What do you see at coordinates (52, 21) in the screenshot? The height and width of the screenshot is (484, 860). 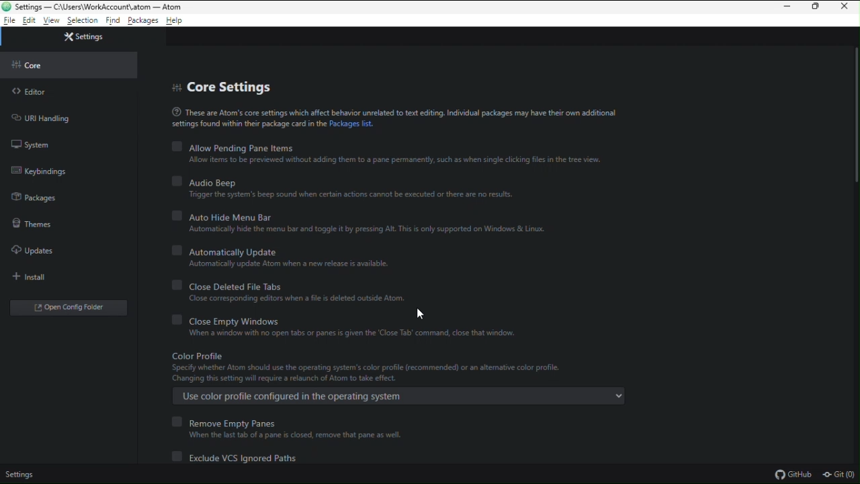 I see `View` at bounding box center [52, 21].